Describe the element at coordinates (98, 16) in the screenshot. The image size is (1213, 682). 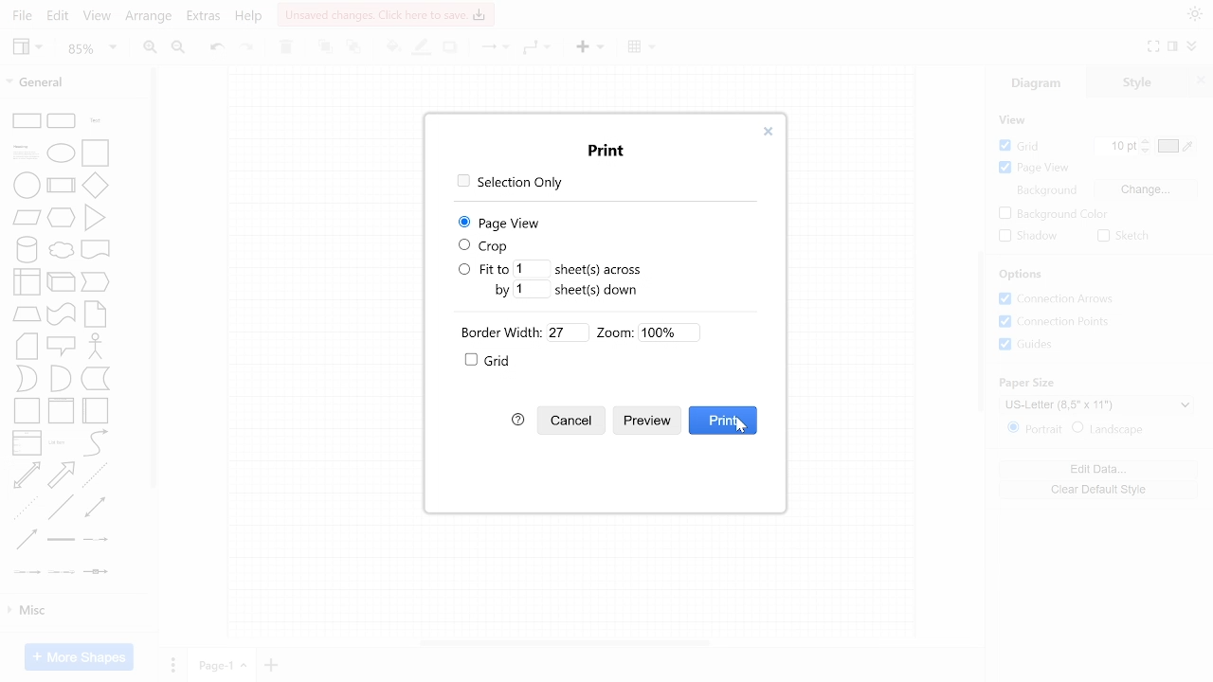
I see `View` at that location.